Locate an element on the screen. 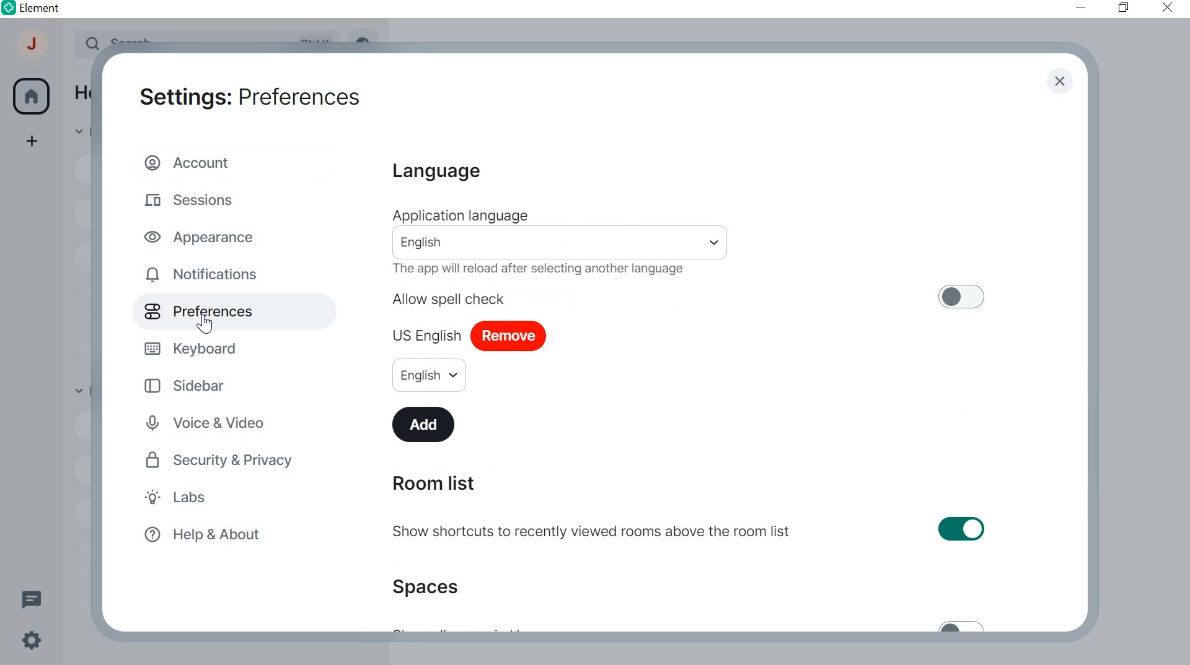 This screenshot has height=665, width=1190. THREADS is located at coordinates (31, 598).